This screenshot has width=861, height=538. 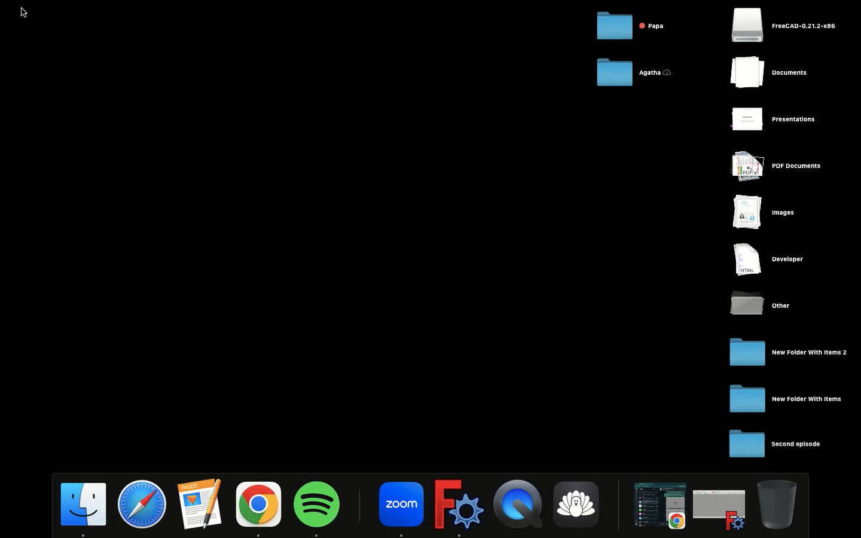 I want to click on ColdTurkey, so click(x=583, y=506).